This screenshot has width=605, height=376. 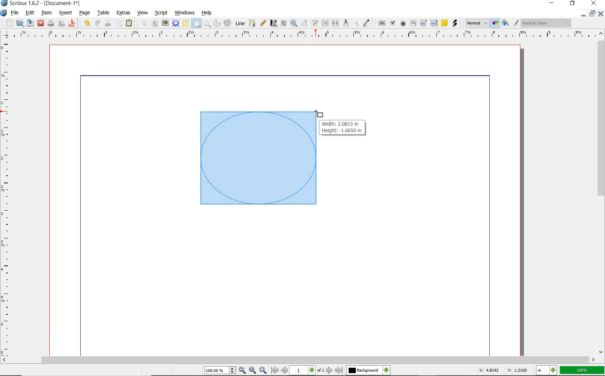 What do you see at coordinates (413, 23) in the screenshot?
I see `PDF TEXT FIELD` at bounding box center [413, 23].